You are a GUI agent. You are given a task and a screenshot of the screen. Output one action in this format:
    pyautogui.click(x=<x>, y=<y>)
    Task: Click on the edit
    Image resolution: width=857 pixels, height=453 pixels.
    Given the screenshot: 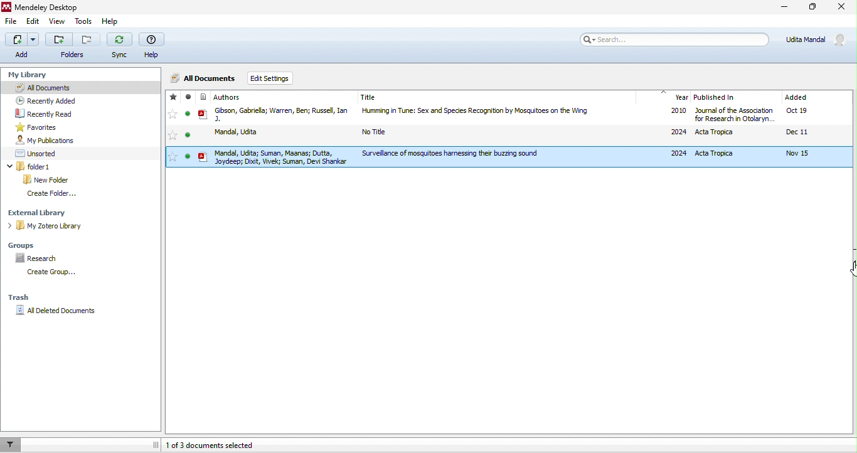 What is the action you would take?
    pyautogui.click(x=33, y=23)
    